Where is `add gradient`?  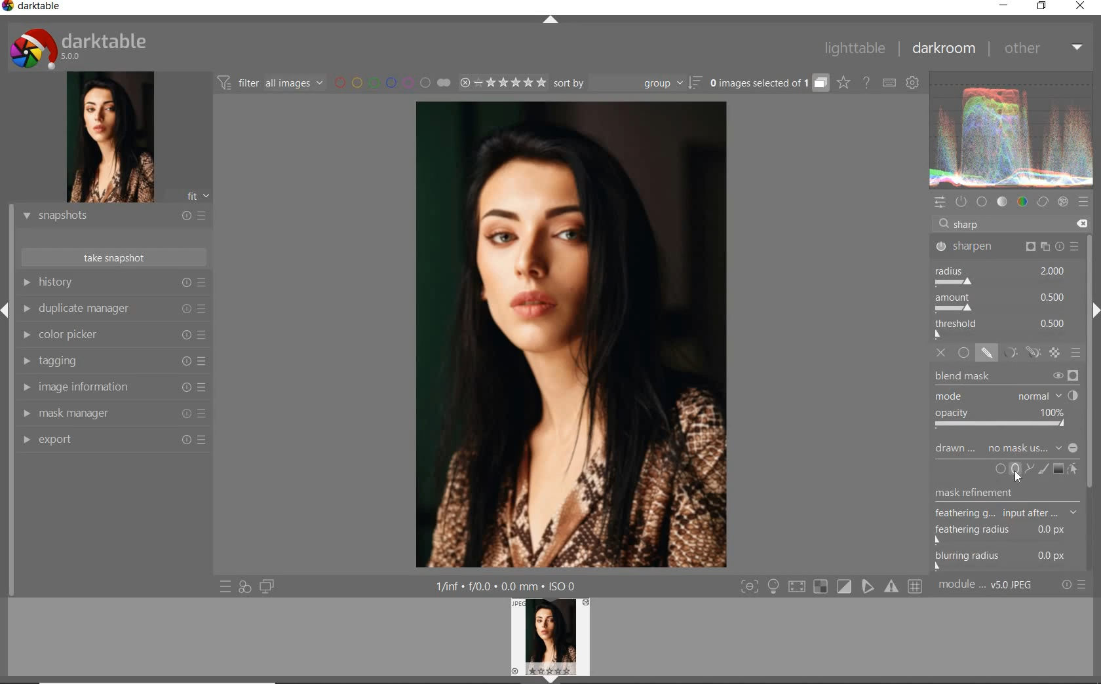
add gradient is located at coordinates (1059, 468).